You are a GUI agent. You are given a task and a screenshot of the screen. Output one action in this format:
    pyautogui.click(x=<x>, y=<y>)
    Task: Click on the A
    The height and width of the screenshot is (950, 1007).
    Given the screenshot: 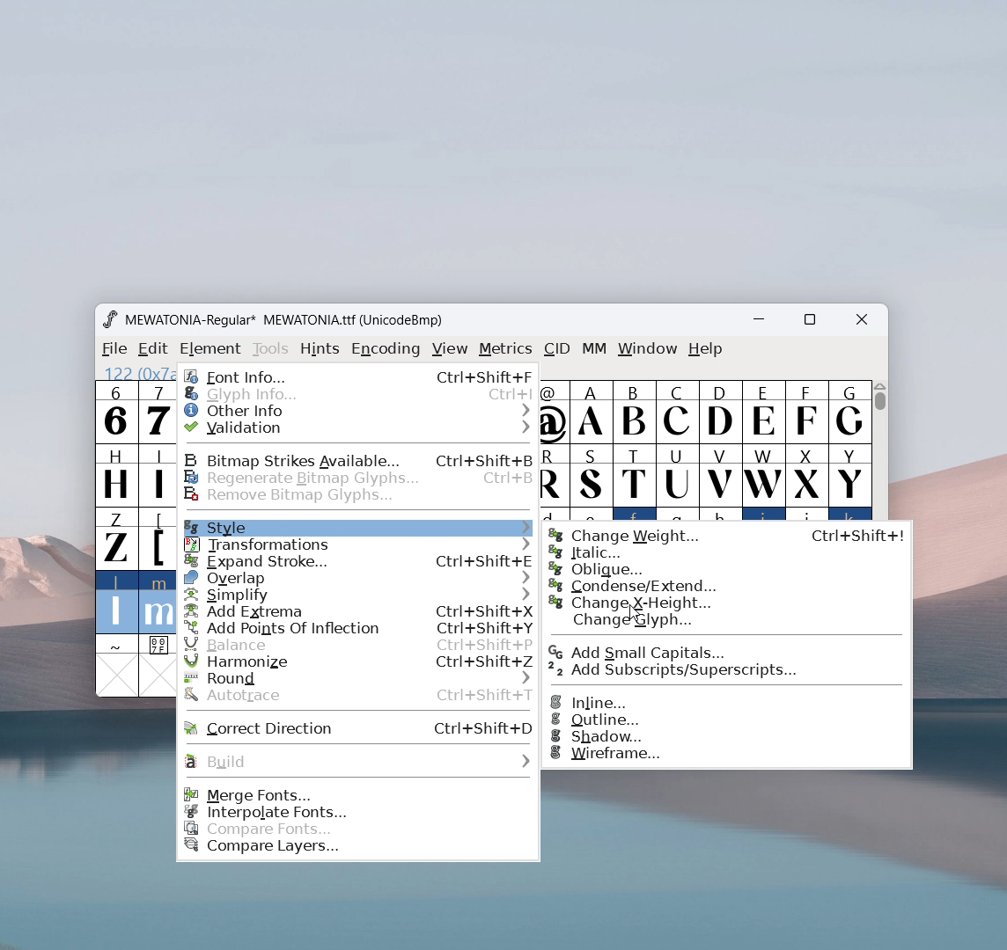 What is the action you would take?
    pyautogui.click(x=592, y=413)
    